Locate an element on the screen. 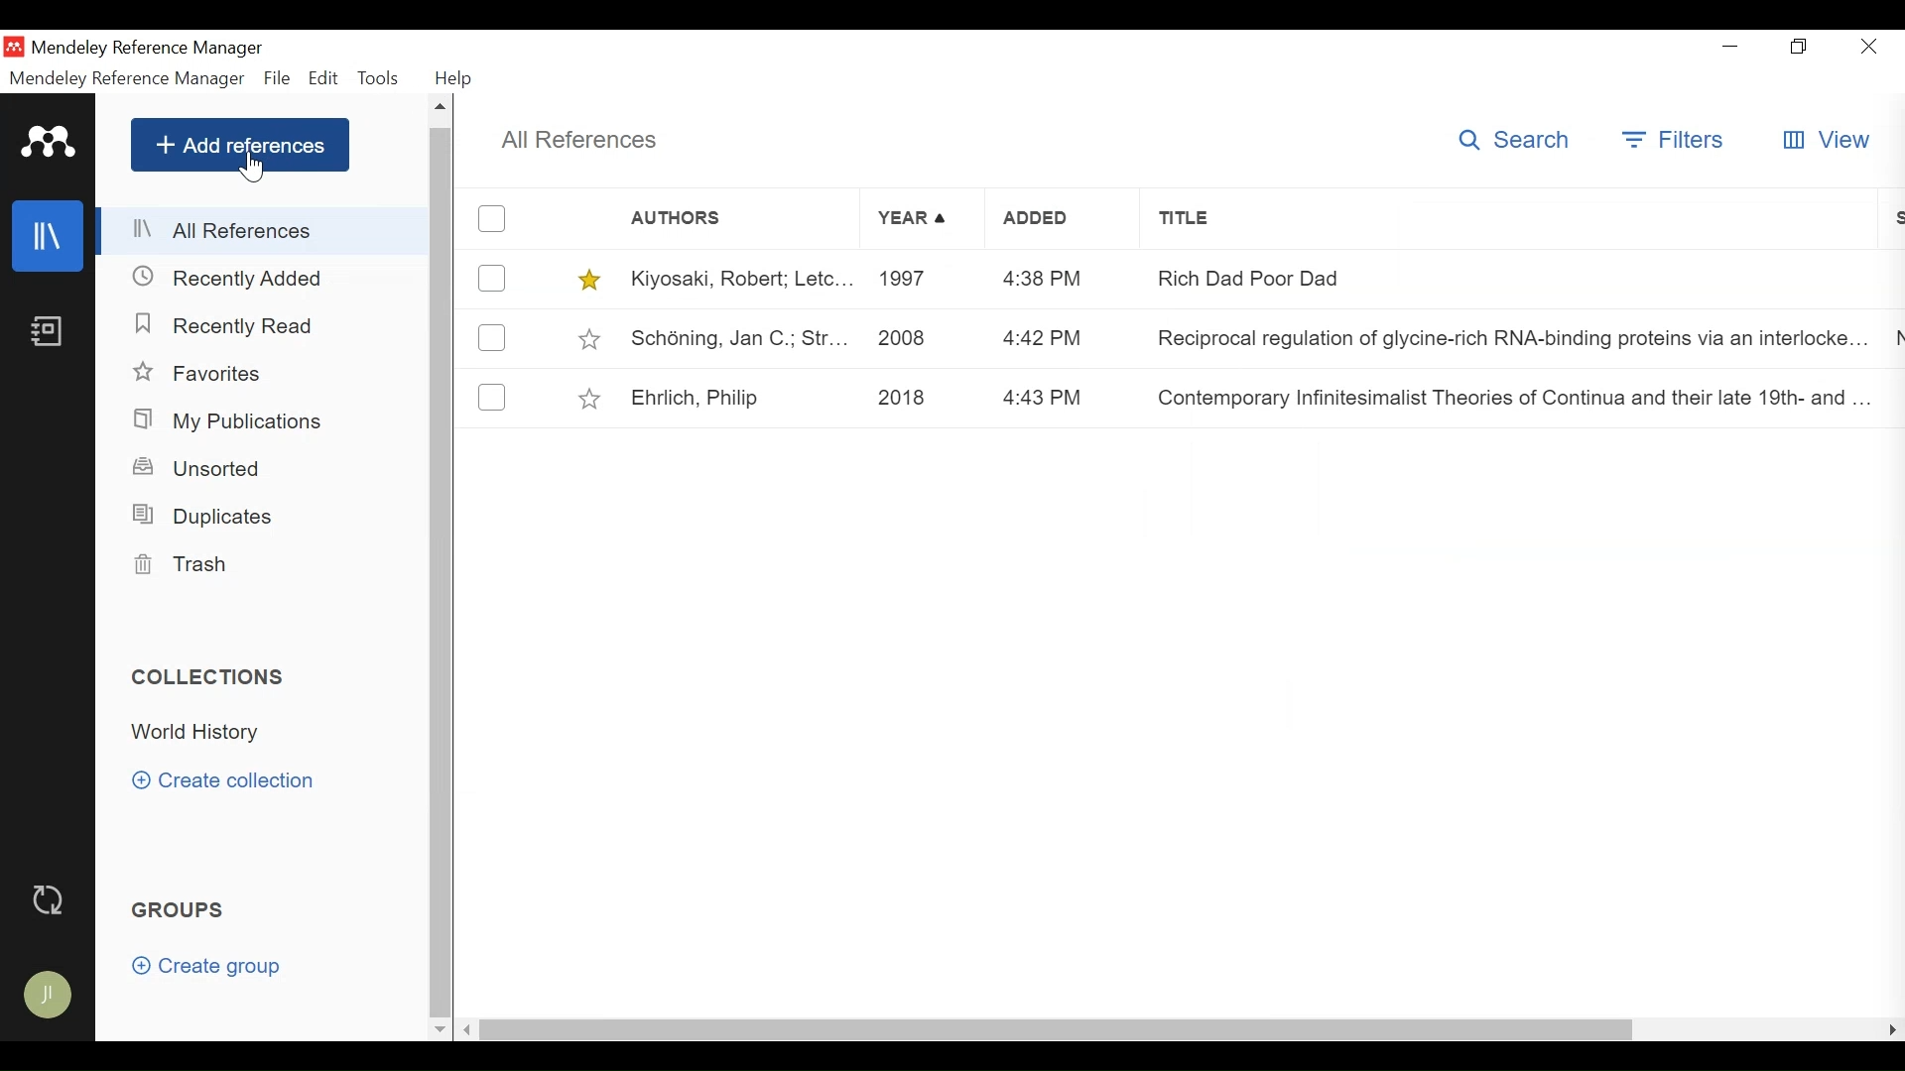  minimize is located at coordinates (1730, 49).